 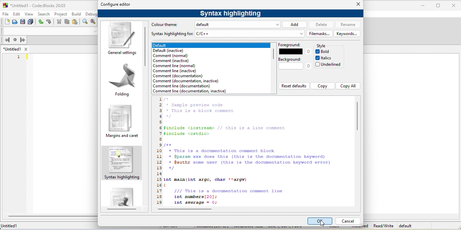 I want to click on copy, so click(x=67, y=22).